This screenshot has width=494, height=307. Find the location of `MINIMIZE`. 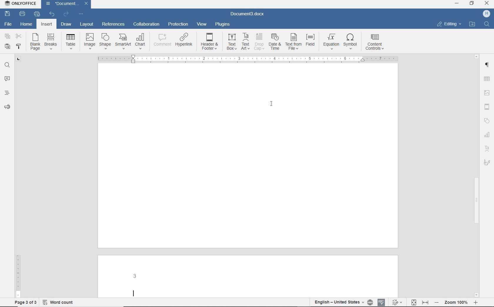

MINIMIZE is located at coordinates (457, 4).